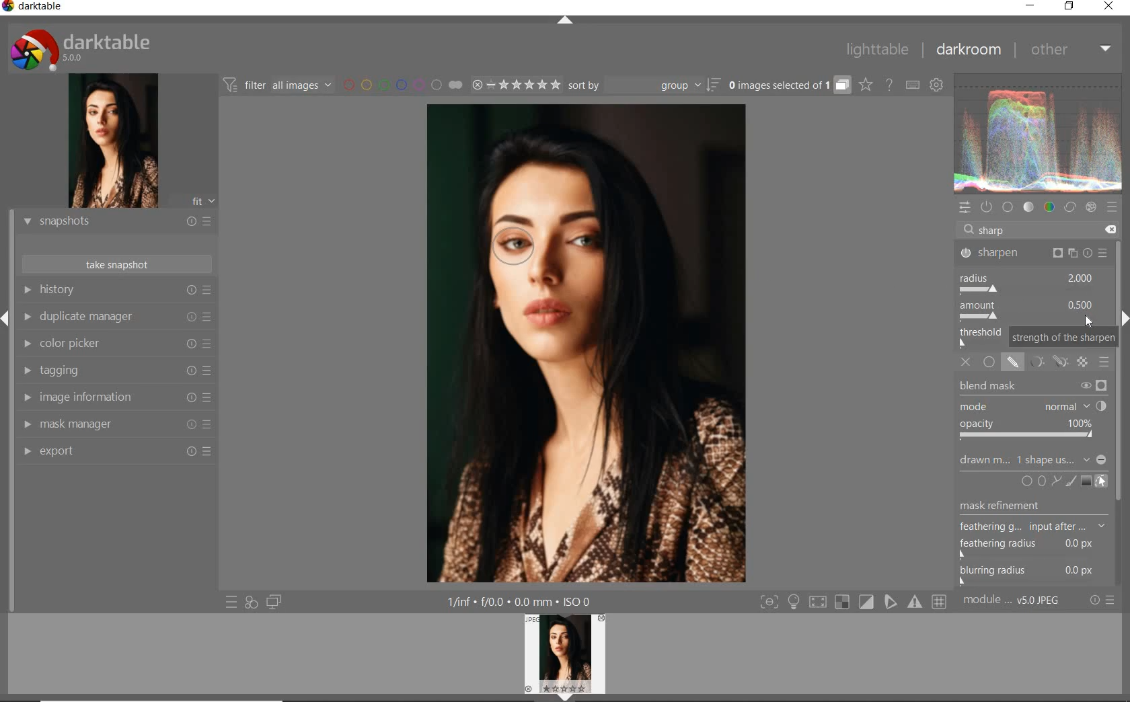  I want to click on amount, so click(1029, 310).